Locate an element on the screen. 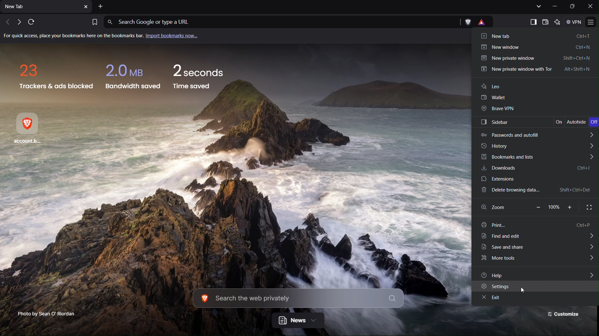 The width and height of the screenshot is (599, 336). History is located at coordinates (536, 145).